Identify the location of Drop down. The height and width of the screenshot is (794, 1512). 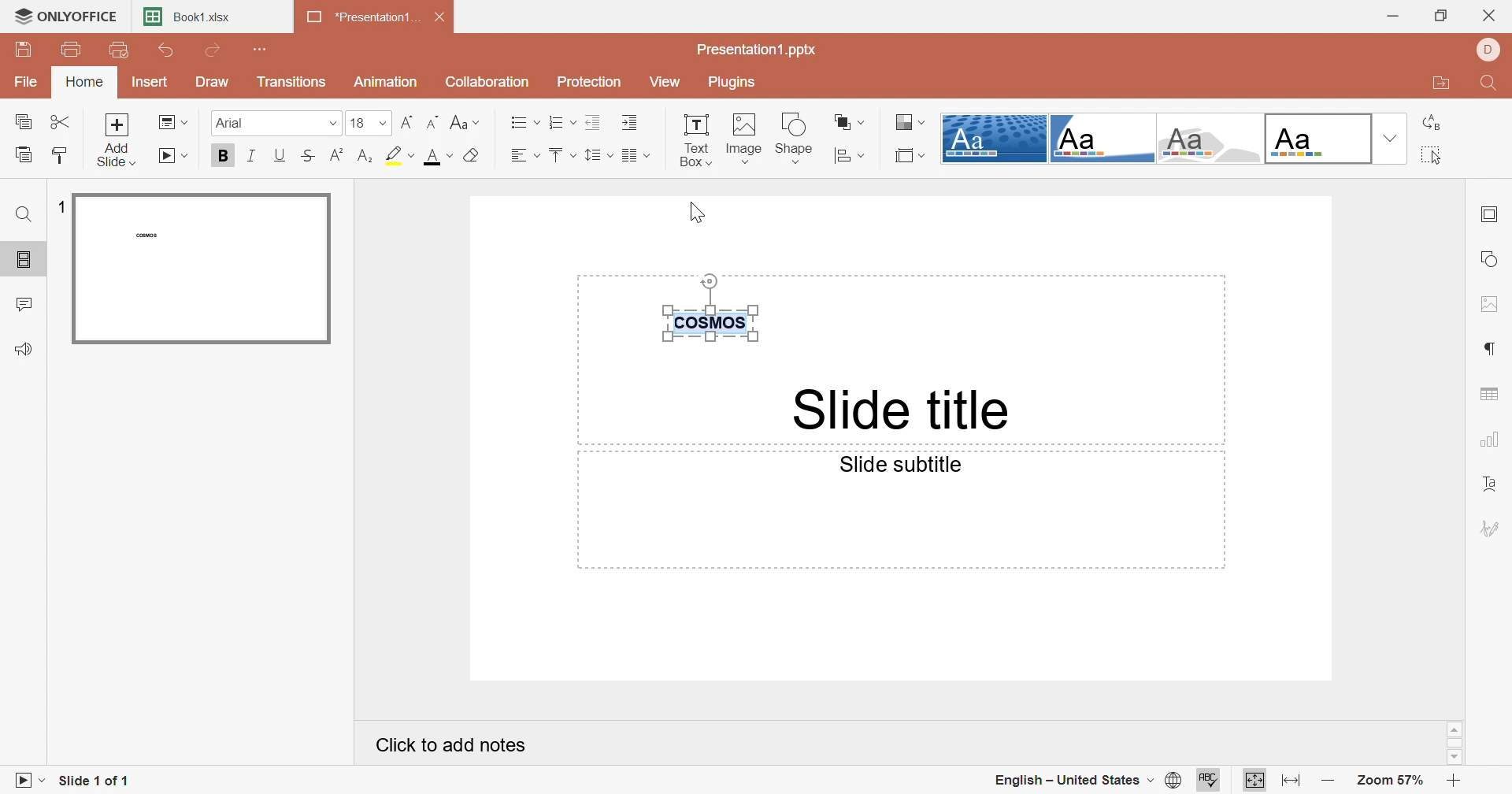
(1393, 139).